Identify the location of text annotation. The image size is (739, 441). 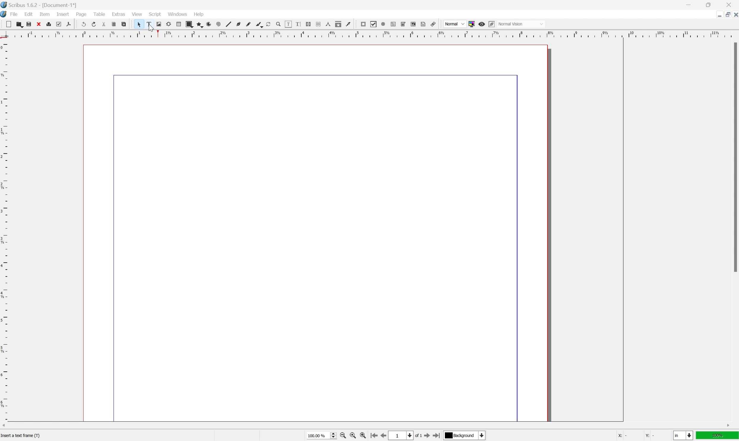
(423, 24).